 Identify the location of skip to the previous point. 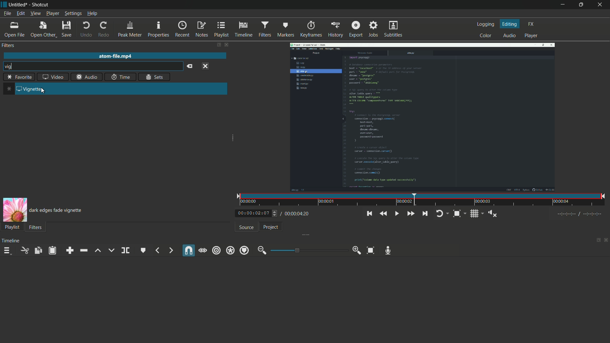
(369, 214).